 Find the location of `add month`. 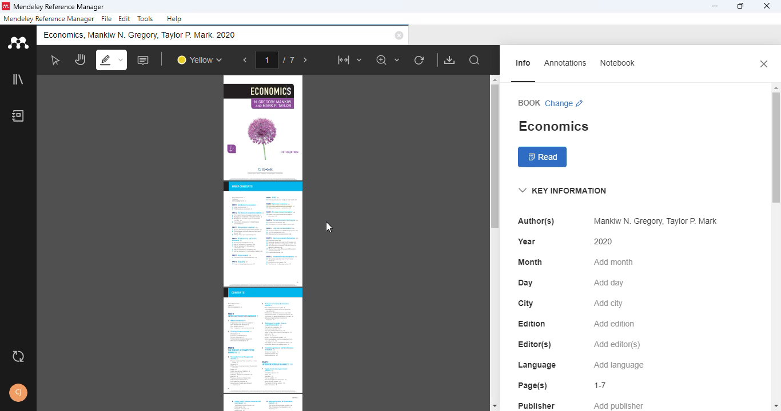

add month is located at coordinates (612, 262).